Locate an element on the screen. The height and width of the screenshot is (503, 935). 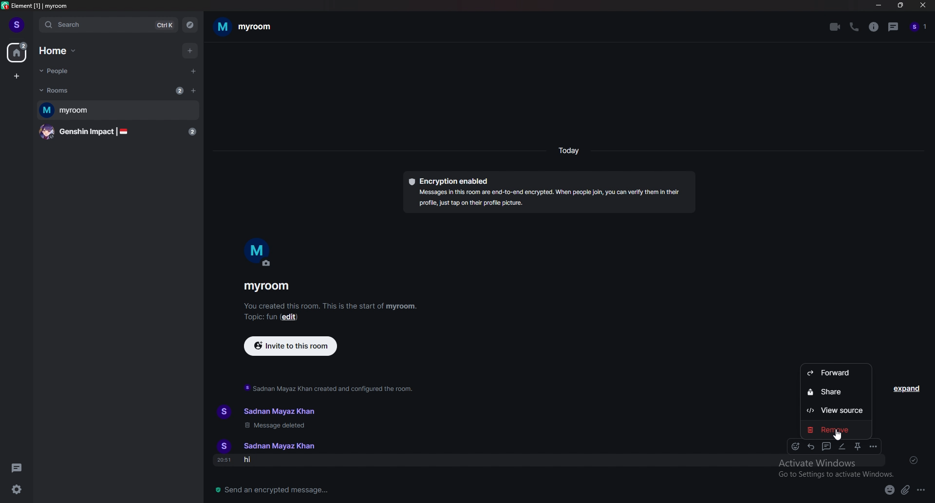
forward is located at coordinates (834, 373).